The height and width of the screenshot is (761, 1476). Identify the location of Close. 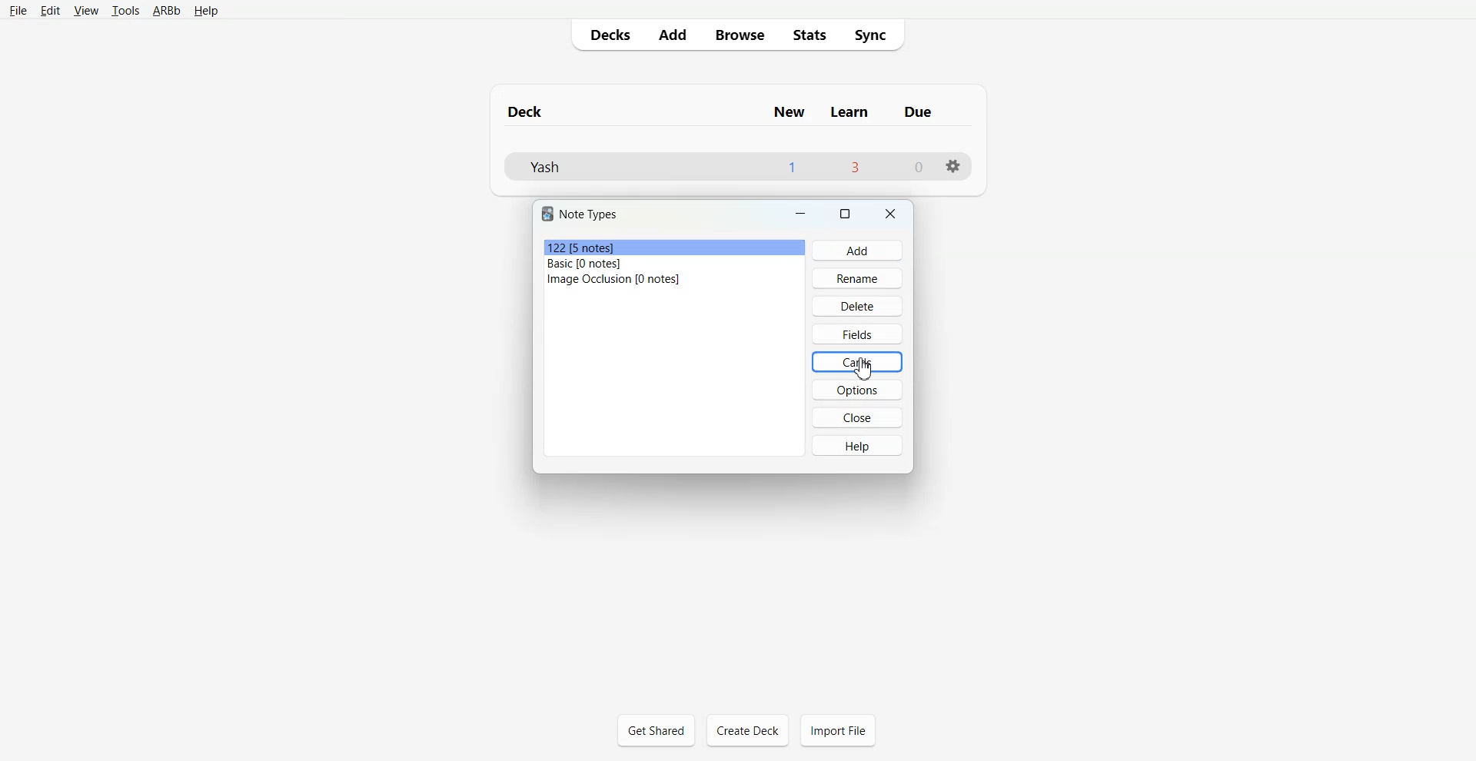
(891, 214).